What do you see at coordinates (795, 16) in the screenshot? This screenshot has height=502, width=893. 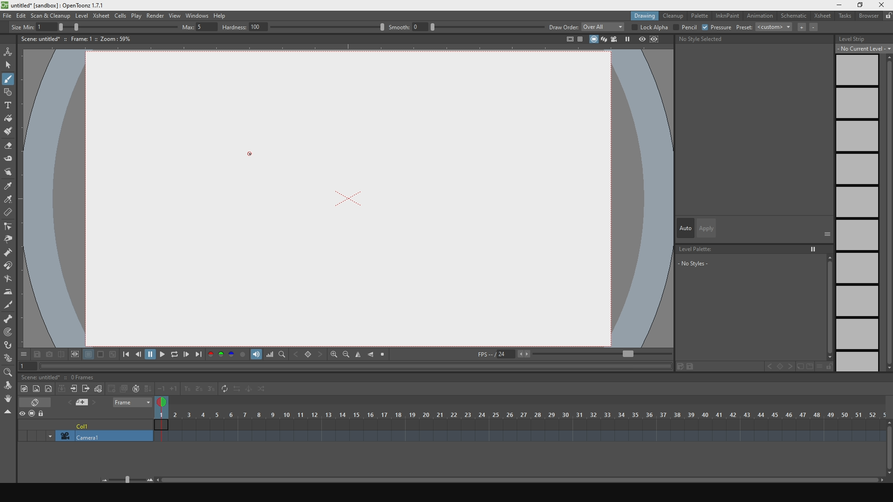 I see `schematic` at bounding box center [795, 16].